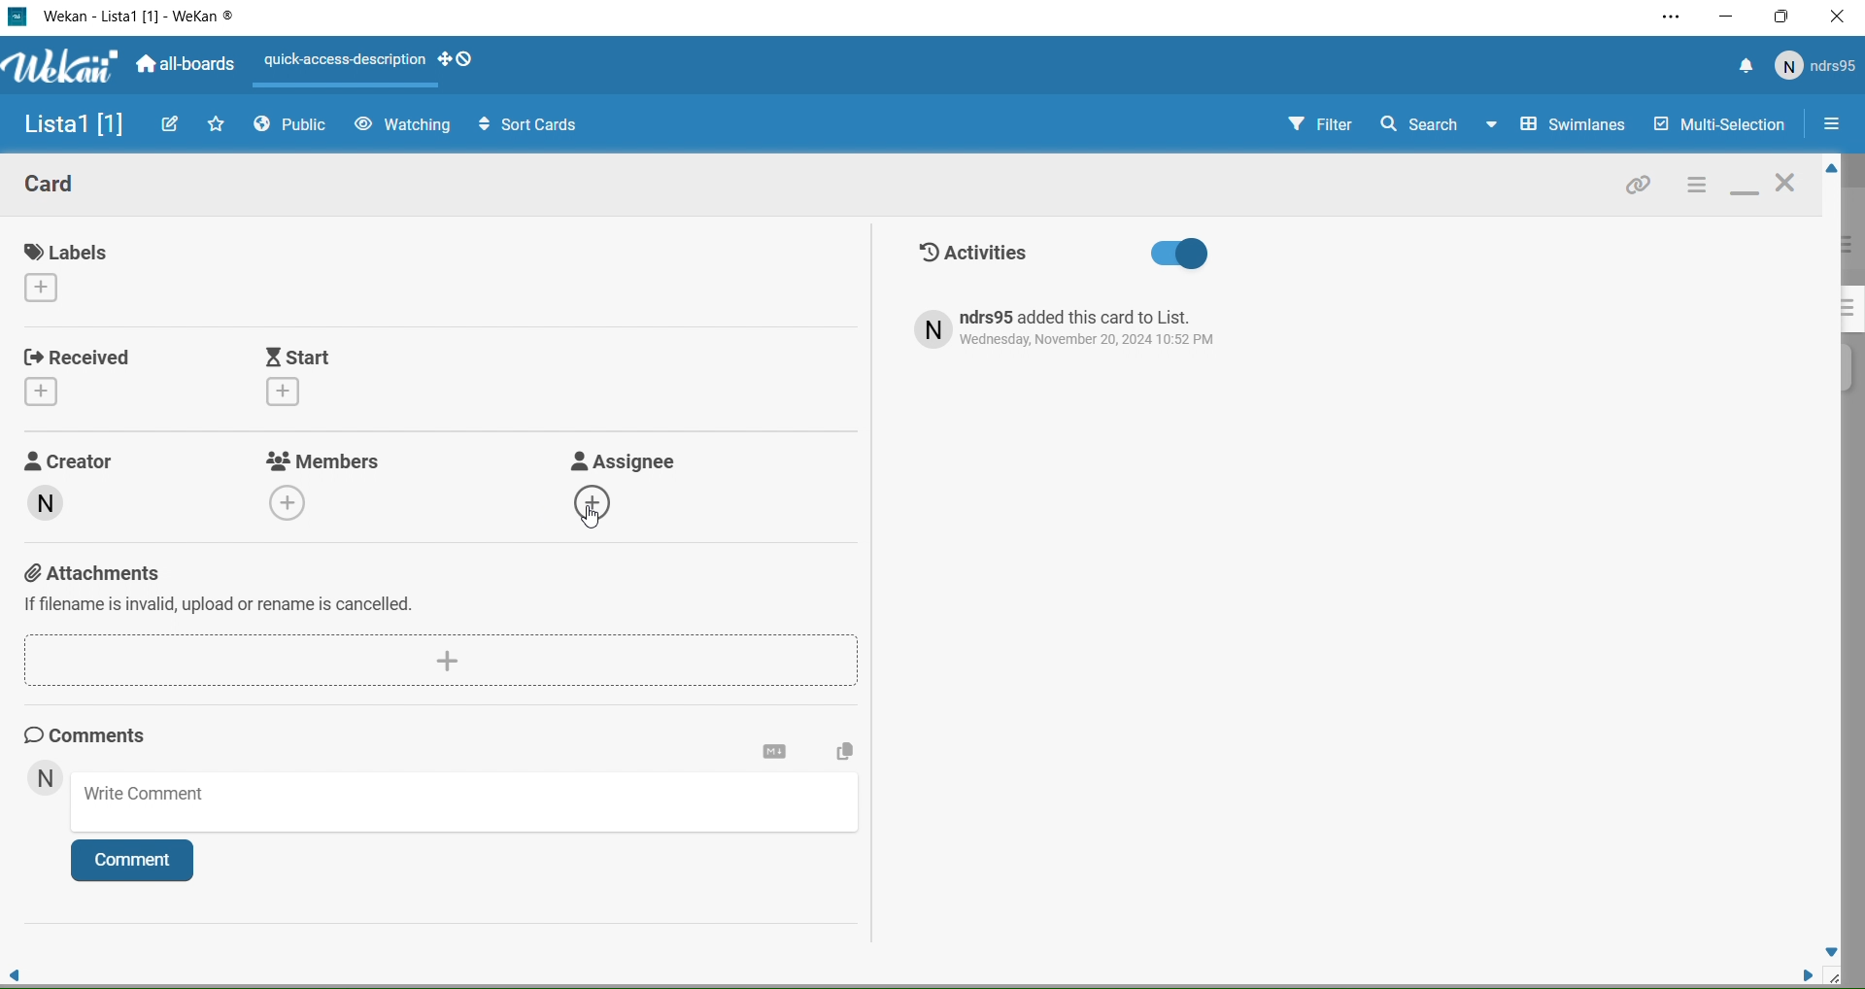 This screenshot has width=1865, height=989. Describe the element at coordinates (141, 862) in the screenshot. I see `Coment` at that location.